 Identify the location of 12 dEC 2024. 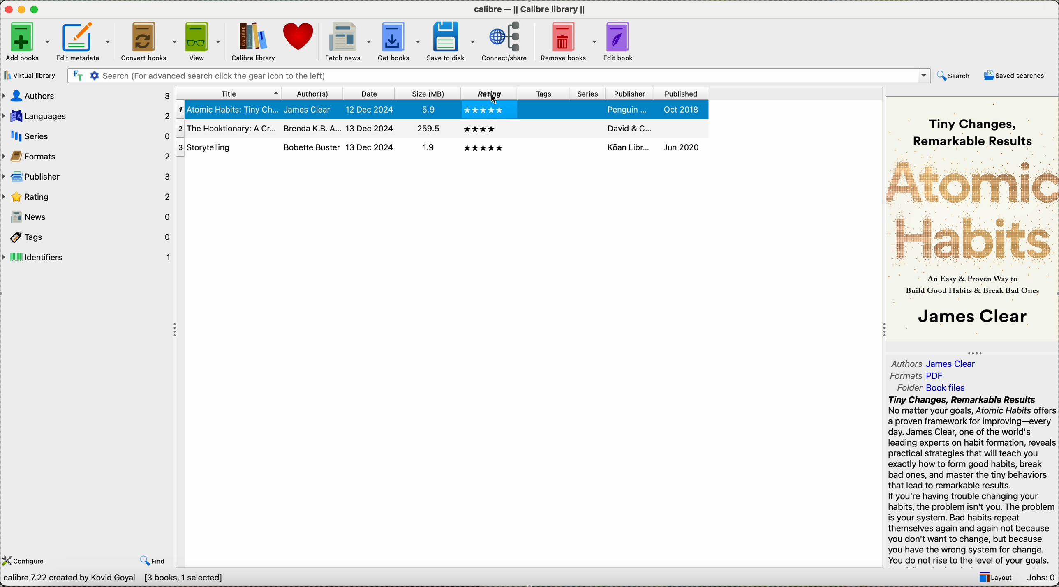
(371, 110).